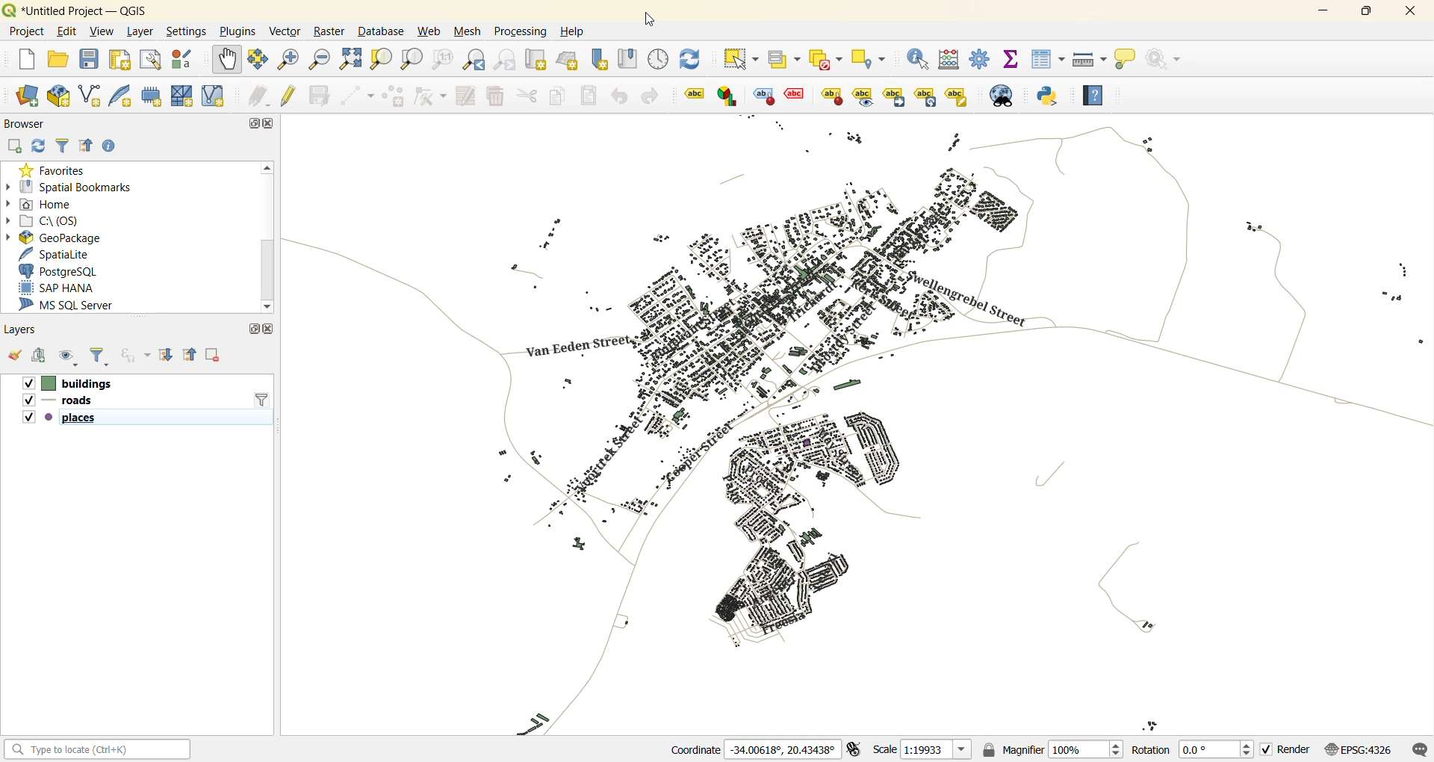 The image size is (1434, 762). I want to click on plugins, so click(236, 33).